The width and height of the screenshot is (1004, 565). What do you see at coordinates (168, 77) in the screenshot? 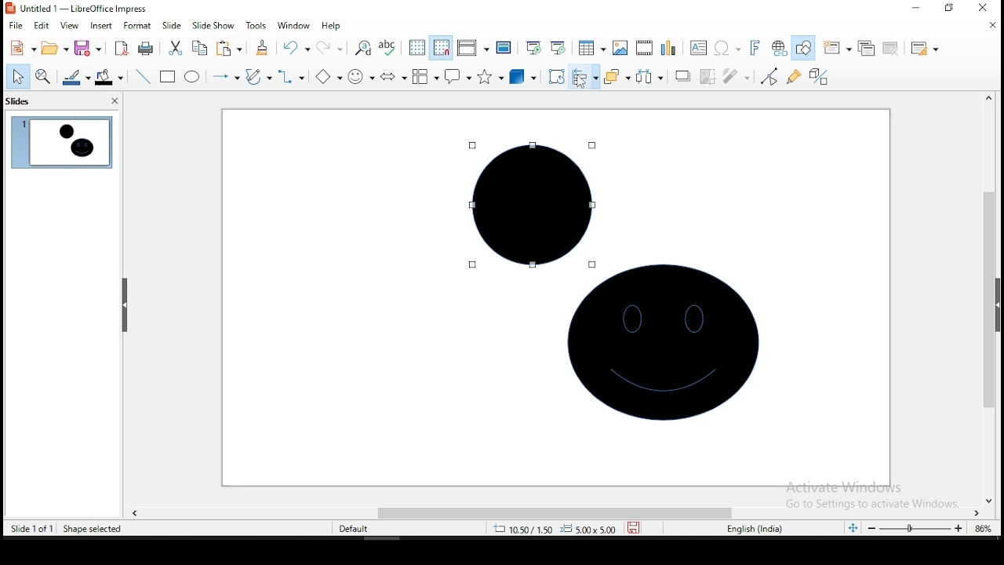
I see `rectangle tool` at bounding box center [168, 77].